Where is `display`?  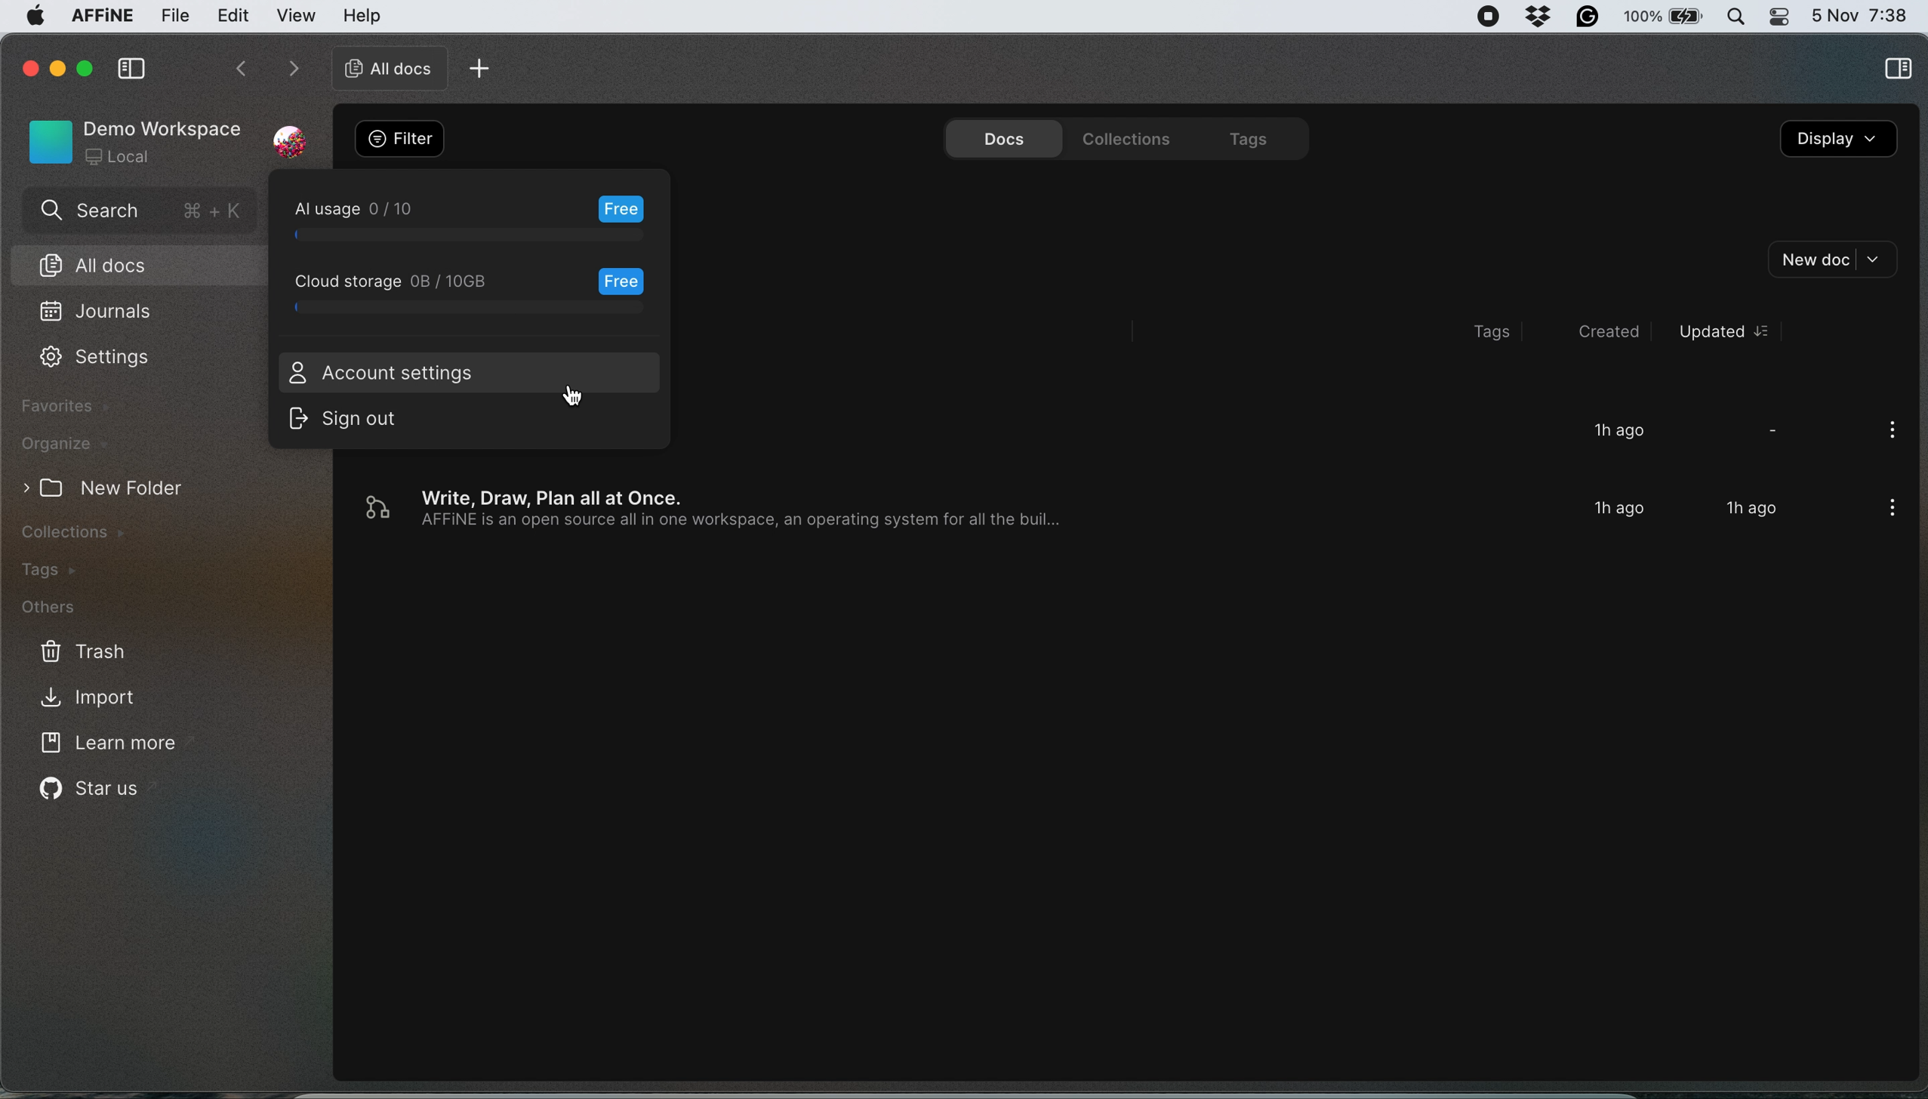
display is located at coordinates (1839, 142).